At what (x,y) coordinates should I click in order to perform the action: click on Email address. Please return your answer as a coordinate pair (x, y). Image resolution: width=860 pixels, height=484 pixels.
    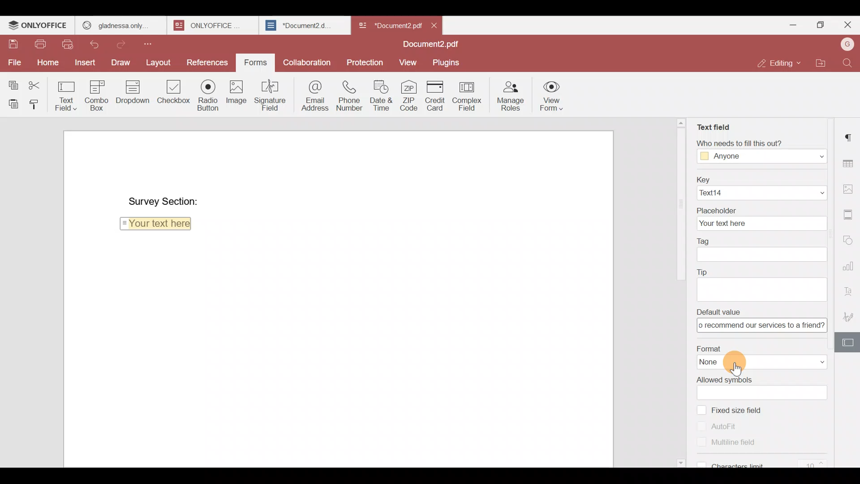
    Looking at the image, I should click on (314, 95).